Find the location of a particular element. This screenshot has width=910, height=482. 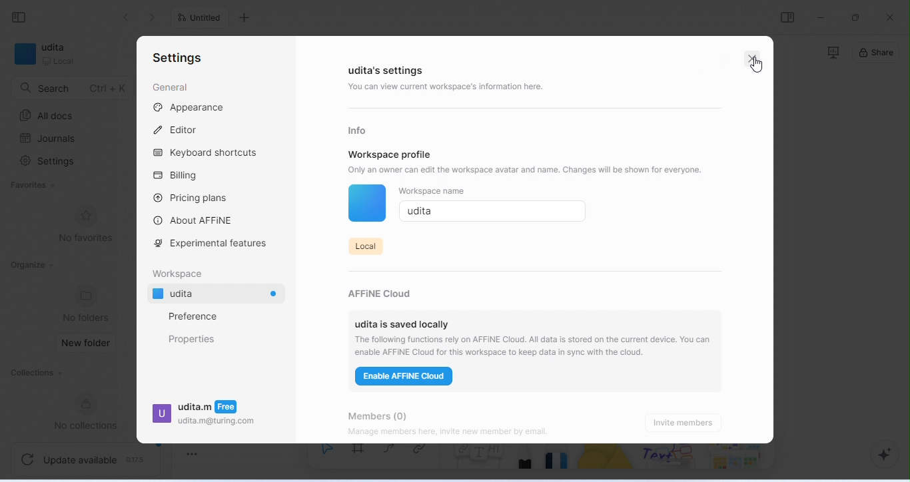

local is located at coordinates (364, 245).